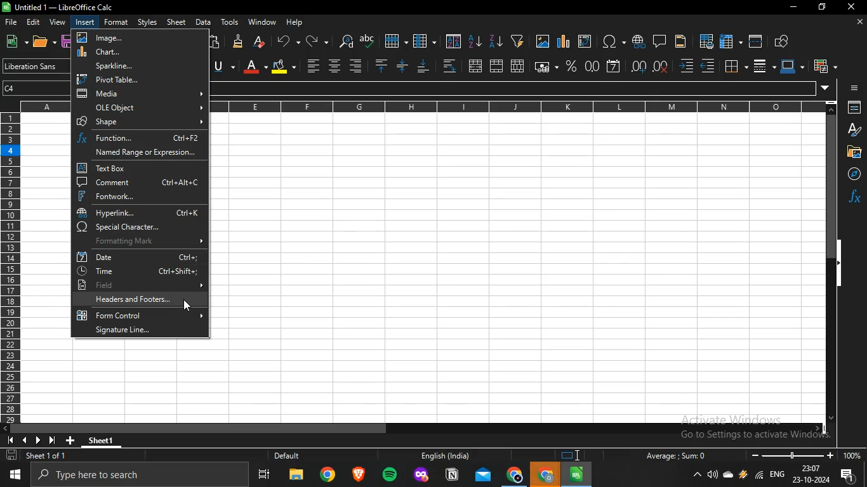 The width and height of the screenshot is (867, 487). Describe the element at coordinates (328, 476) in the screenshot. I see `google chrome` at that location.